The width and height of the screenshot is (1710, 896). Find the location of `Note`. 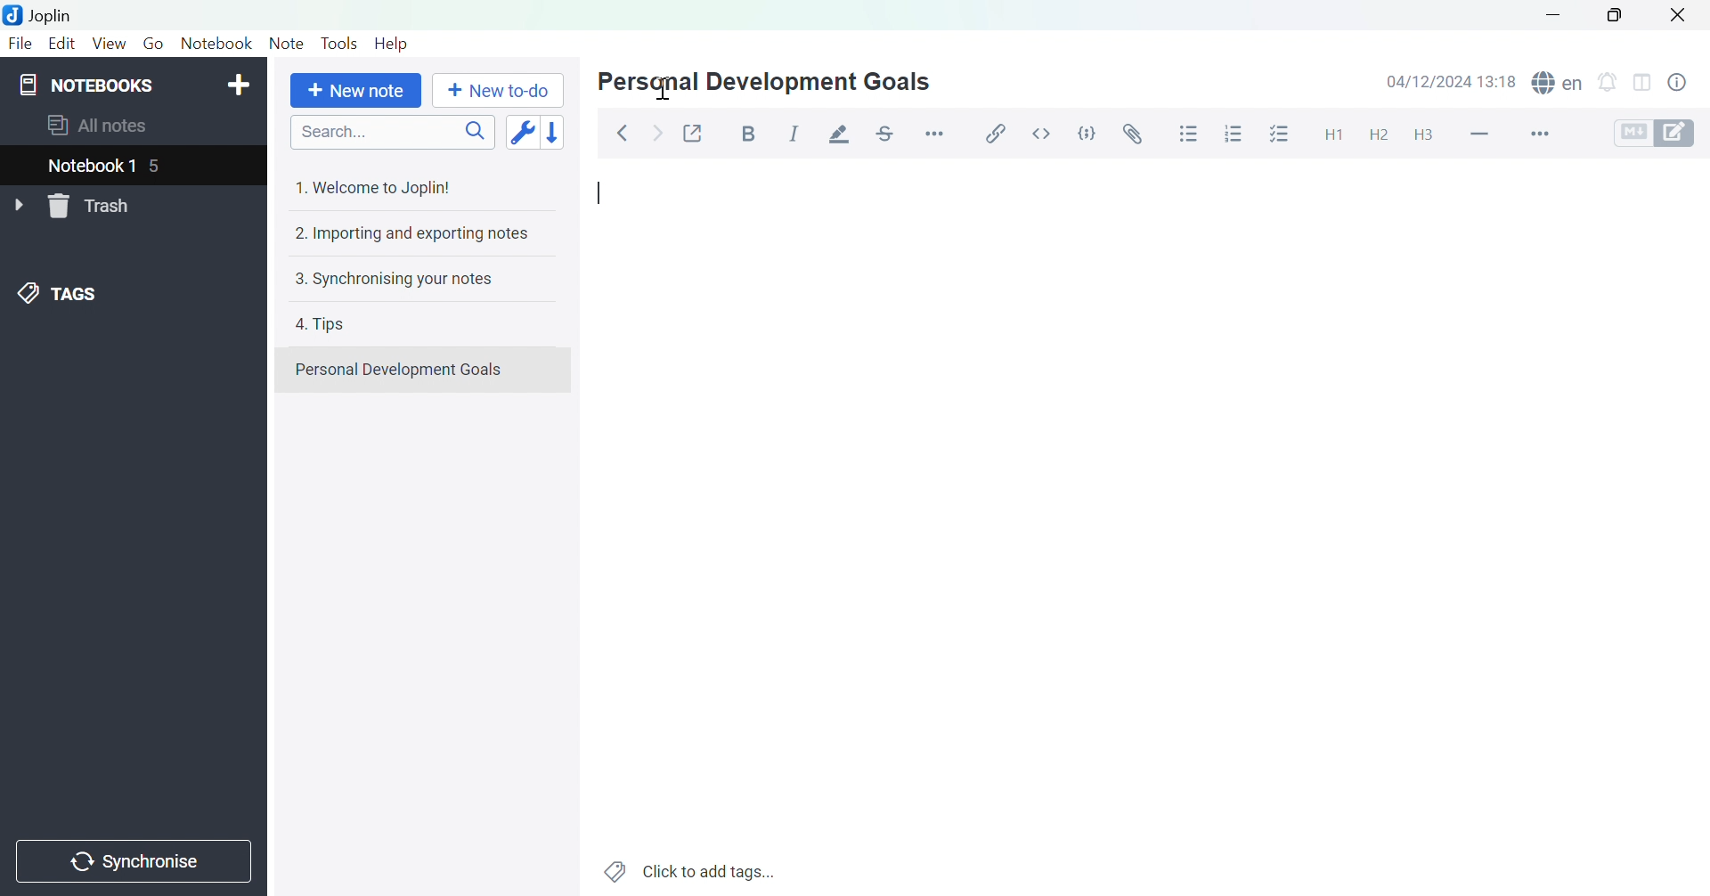

Note is located at coordinates (285, 45).